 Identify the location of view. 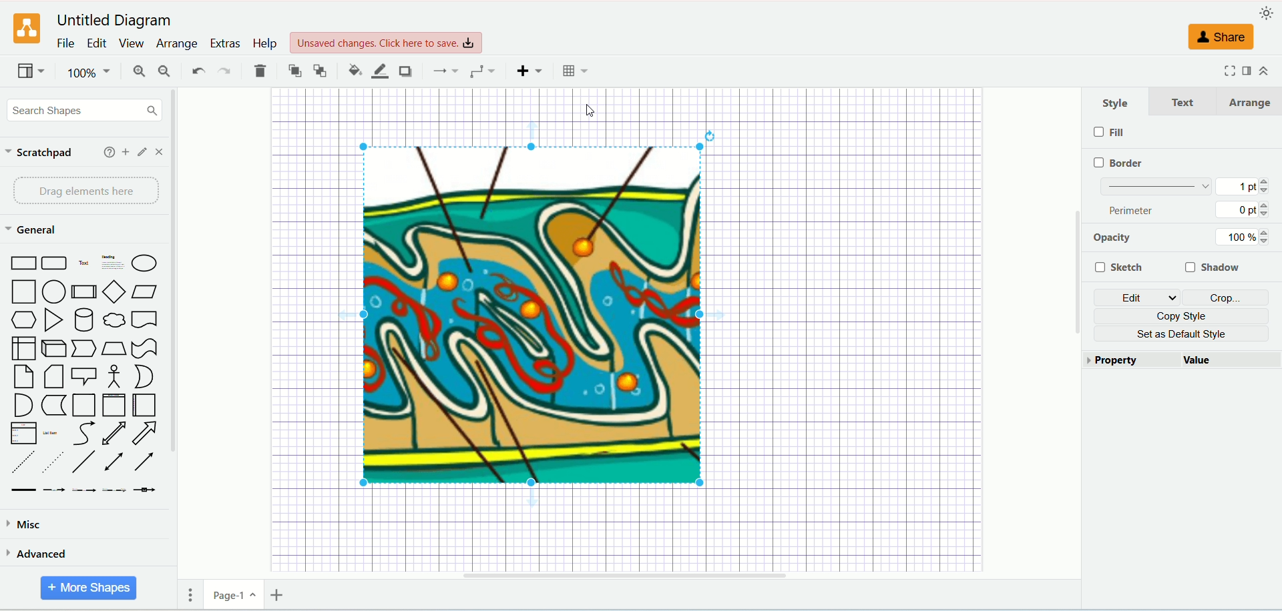
(27, 73).